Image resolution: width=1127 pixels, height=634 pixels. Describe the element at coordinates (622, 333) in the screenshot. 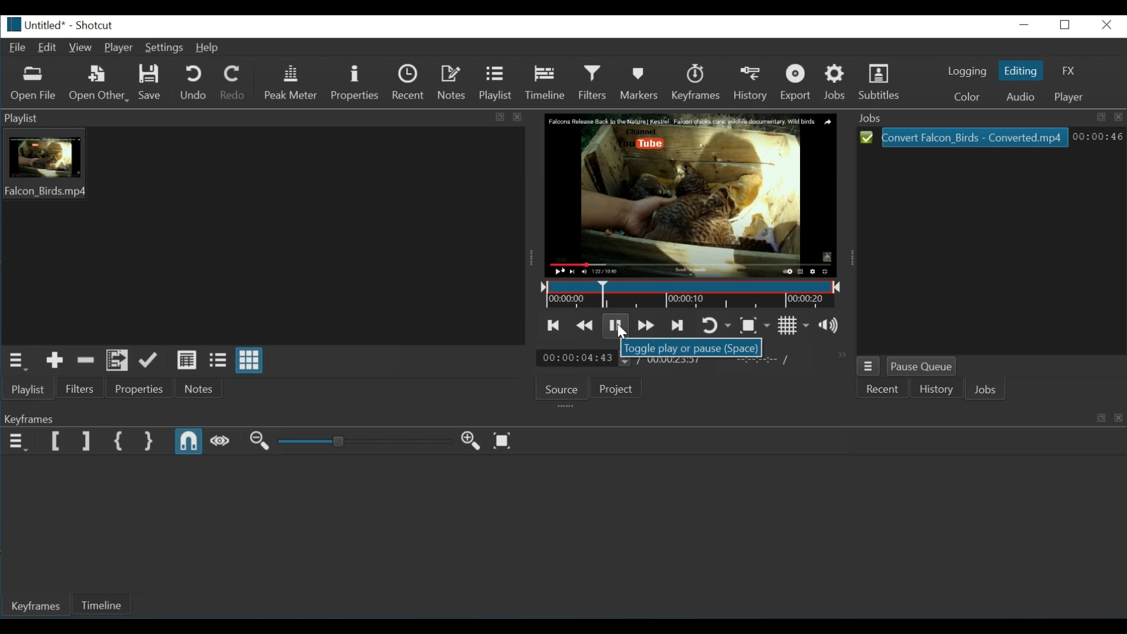

I see `Cursor` at that location.